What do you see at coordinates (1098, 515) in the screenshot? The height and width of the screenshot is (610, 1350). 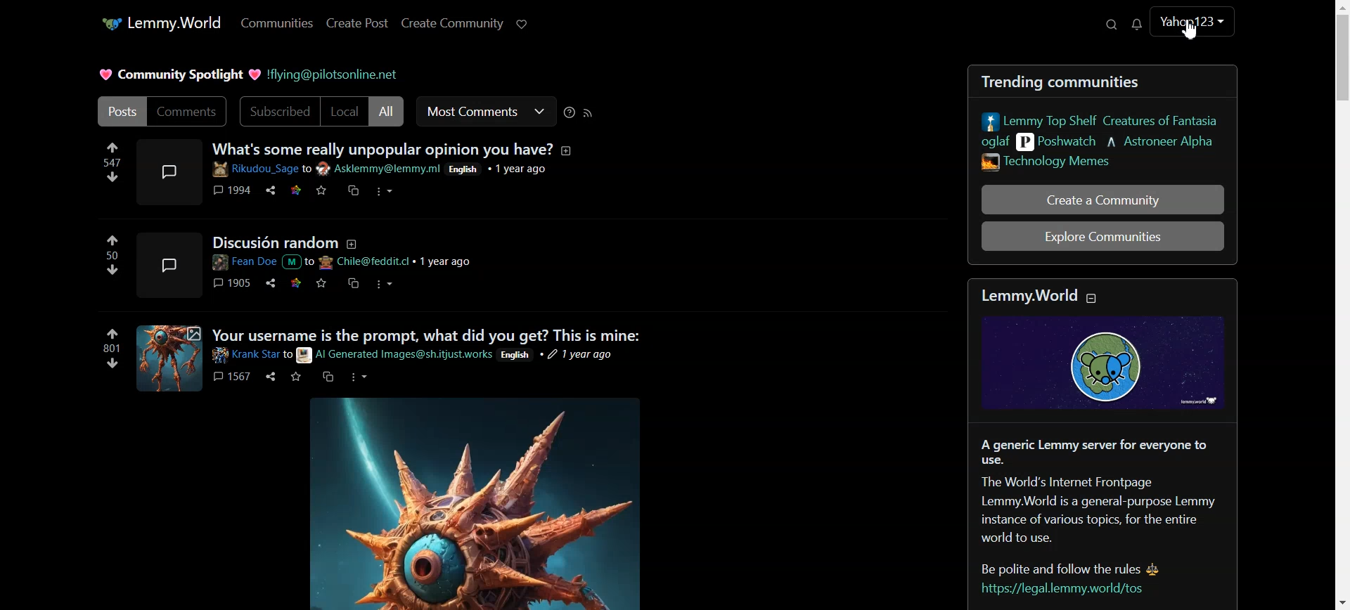 I see `Lemmy server guidelines` at bounding box center [1098, 515].